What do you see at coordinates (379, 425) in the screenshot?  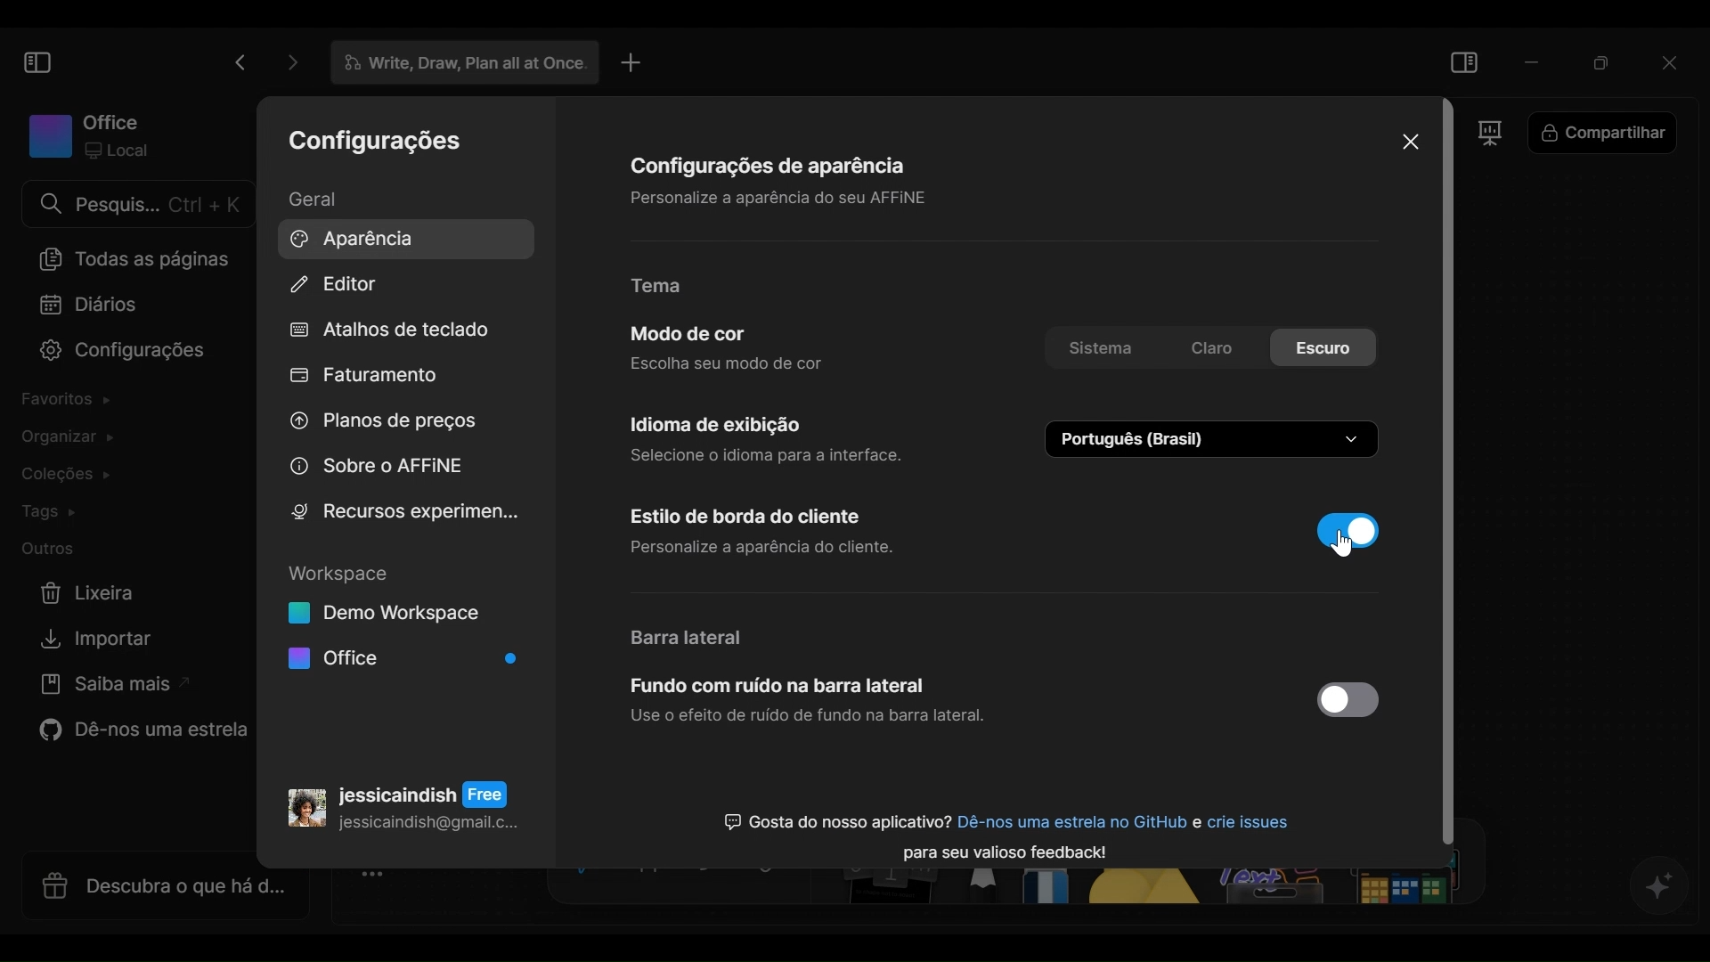 I see `Pricing plans` at bounding box center [379, 425].